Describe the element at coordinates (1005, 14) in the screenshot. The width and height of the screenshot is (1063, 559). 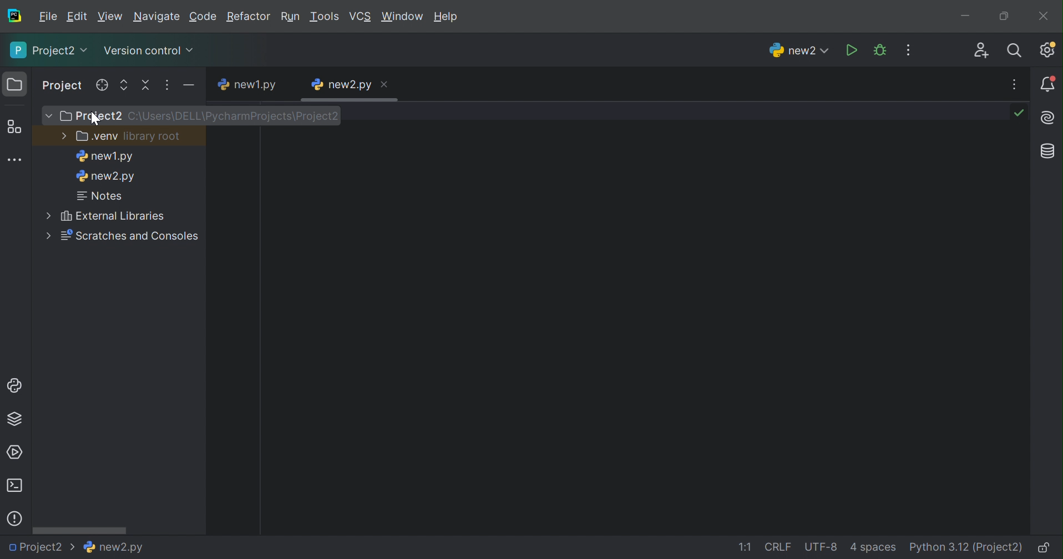
I see `Restore down` at that location.